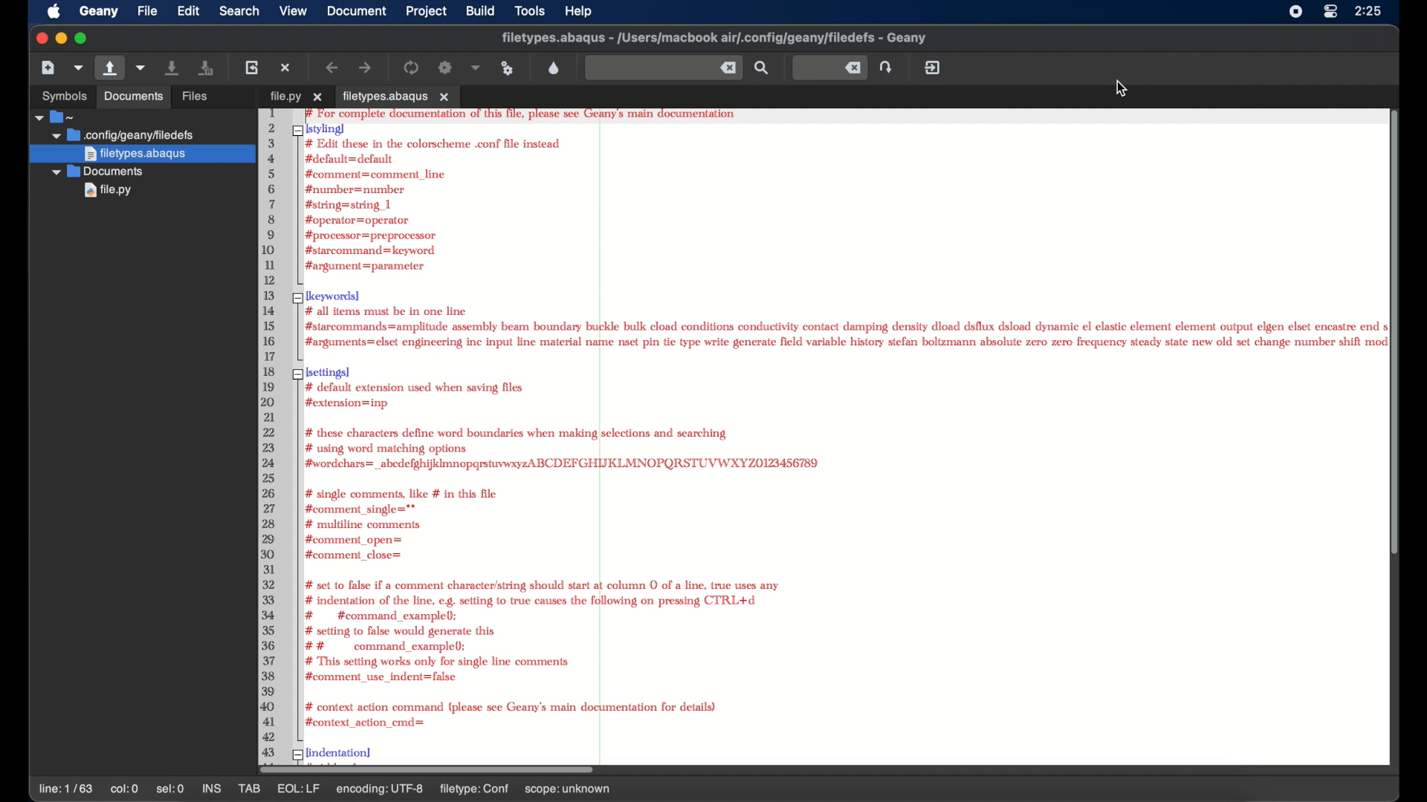 The width and height of the screenshot is (1427, 802). What do you see at coordinates (366, 68) in the screenshot?
I see `navigate forward a location` at bounding box center [366, 68].